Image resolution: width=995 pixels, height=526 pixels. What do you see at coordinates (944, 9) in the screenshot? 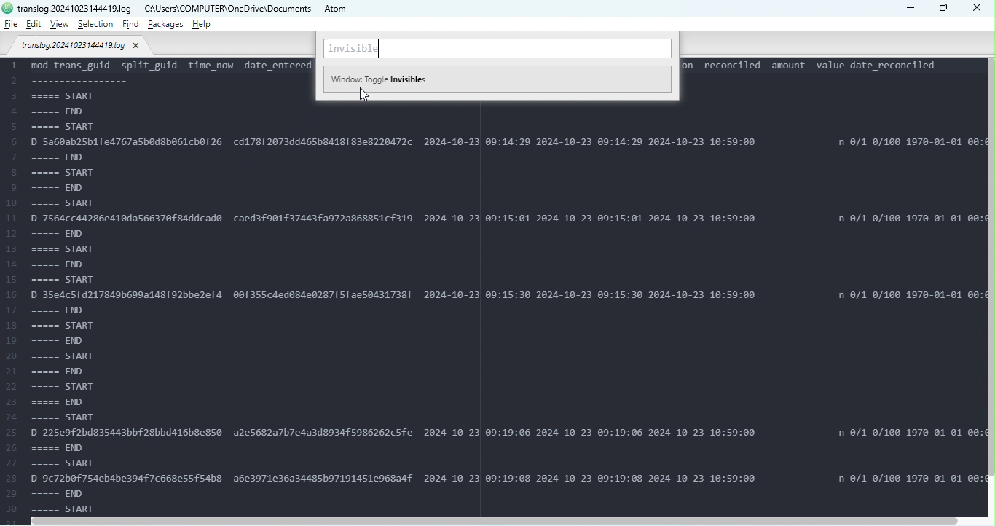
I see `Maximize` at bounding box center [944, 9].